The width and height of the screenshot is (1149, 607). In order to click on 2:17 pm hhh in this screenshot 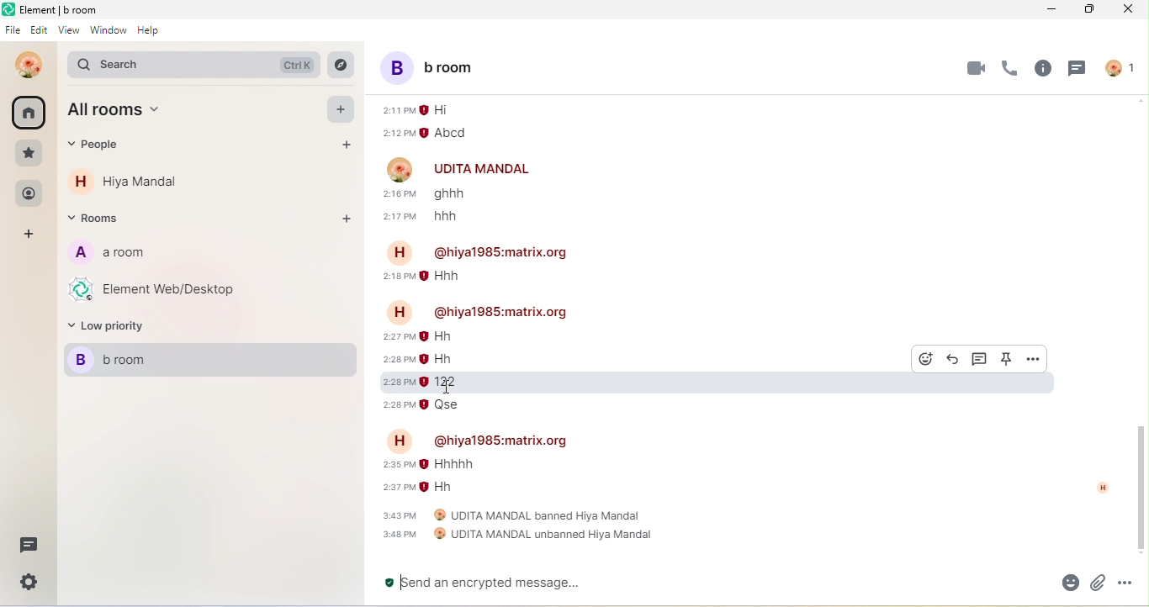, I will do `click(419, 216)`.